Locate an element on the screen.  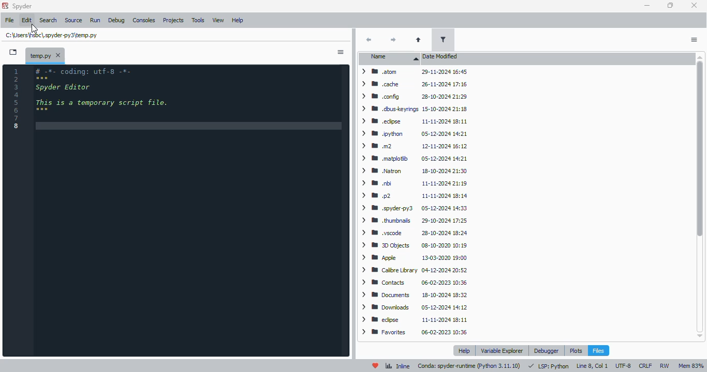
consoles is located at coordinates (143, 20).